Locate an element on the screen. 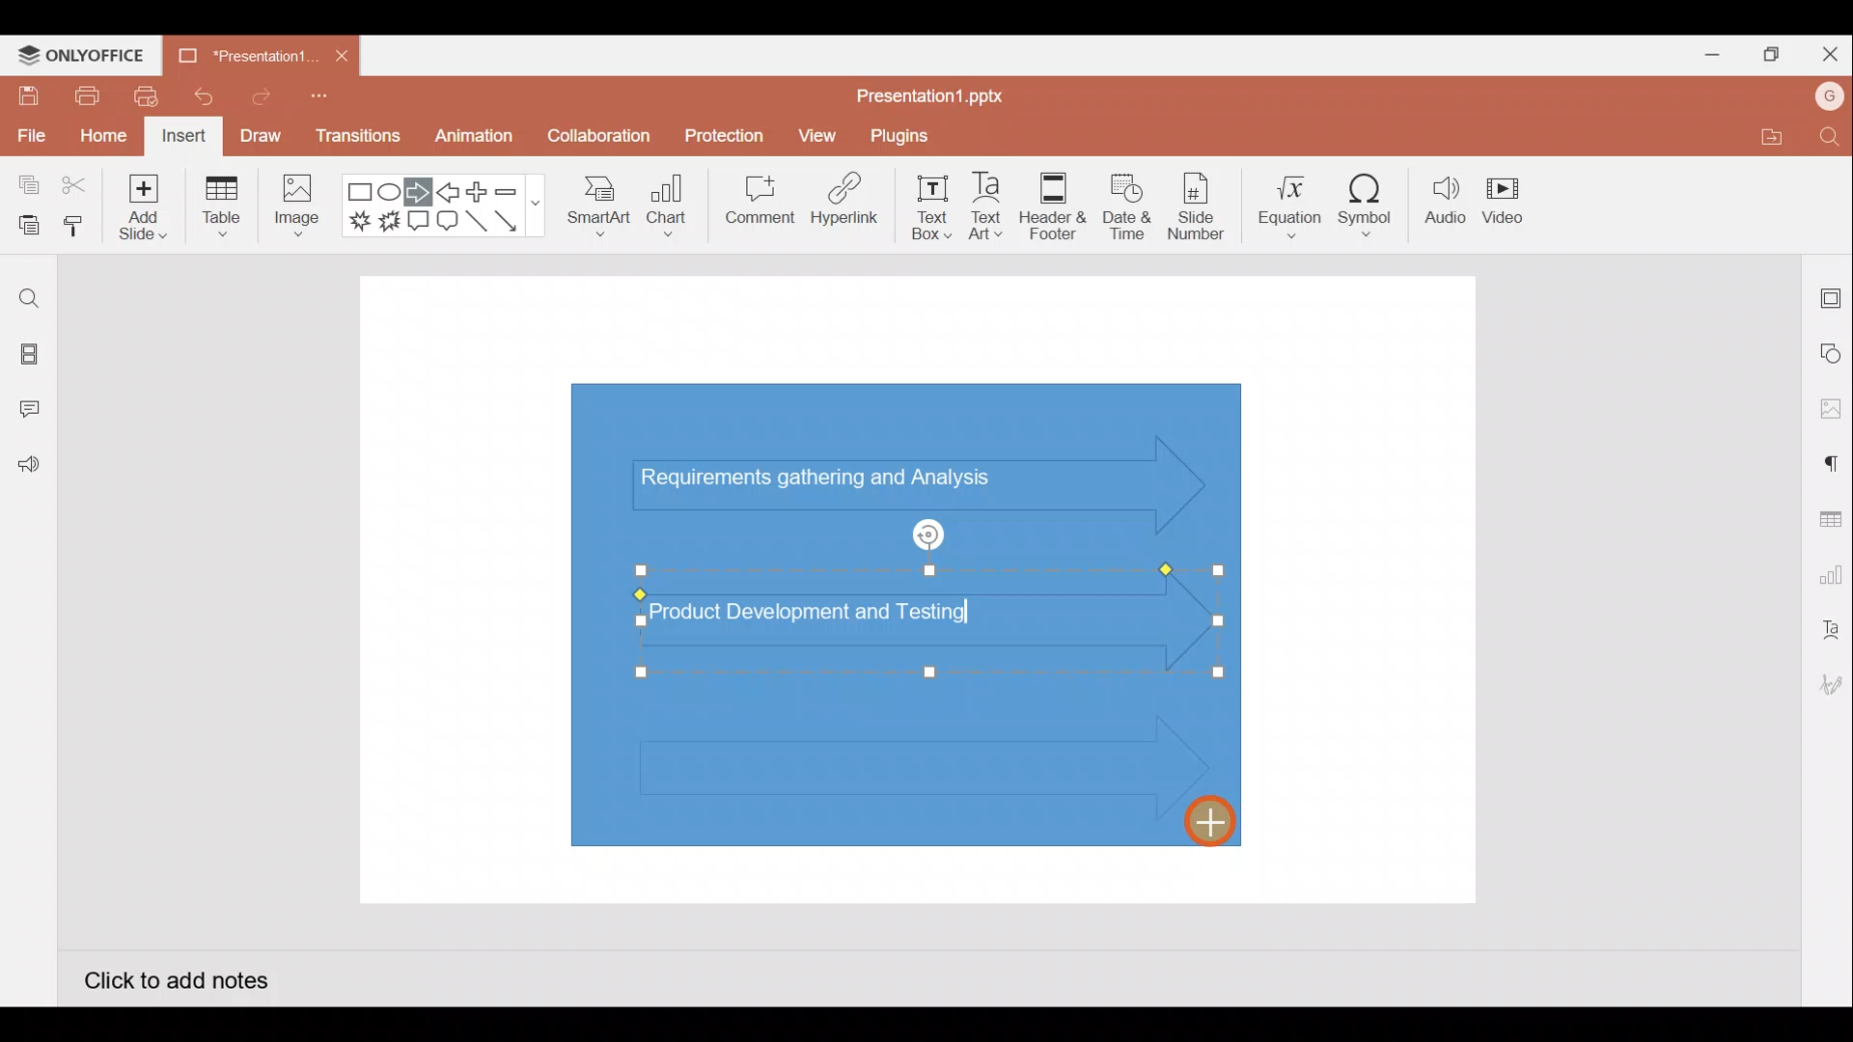  Insert is located at coordinates (184, 137).